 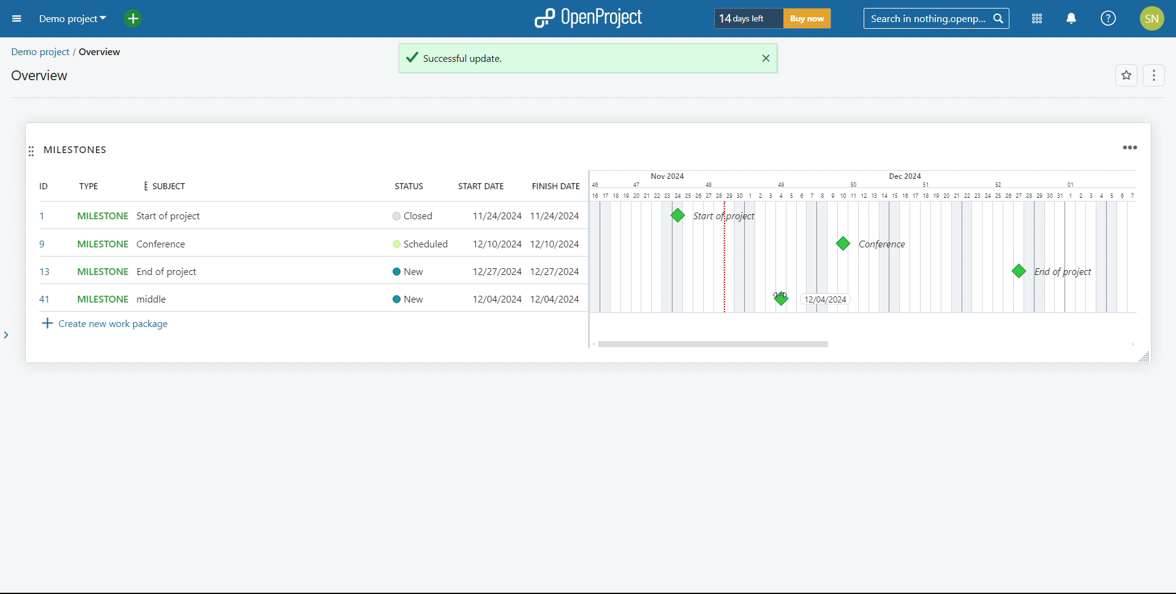 I want to click on type, so click(x=88, y=186).